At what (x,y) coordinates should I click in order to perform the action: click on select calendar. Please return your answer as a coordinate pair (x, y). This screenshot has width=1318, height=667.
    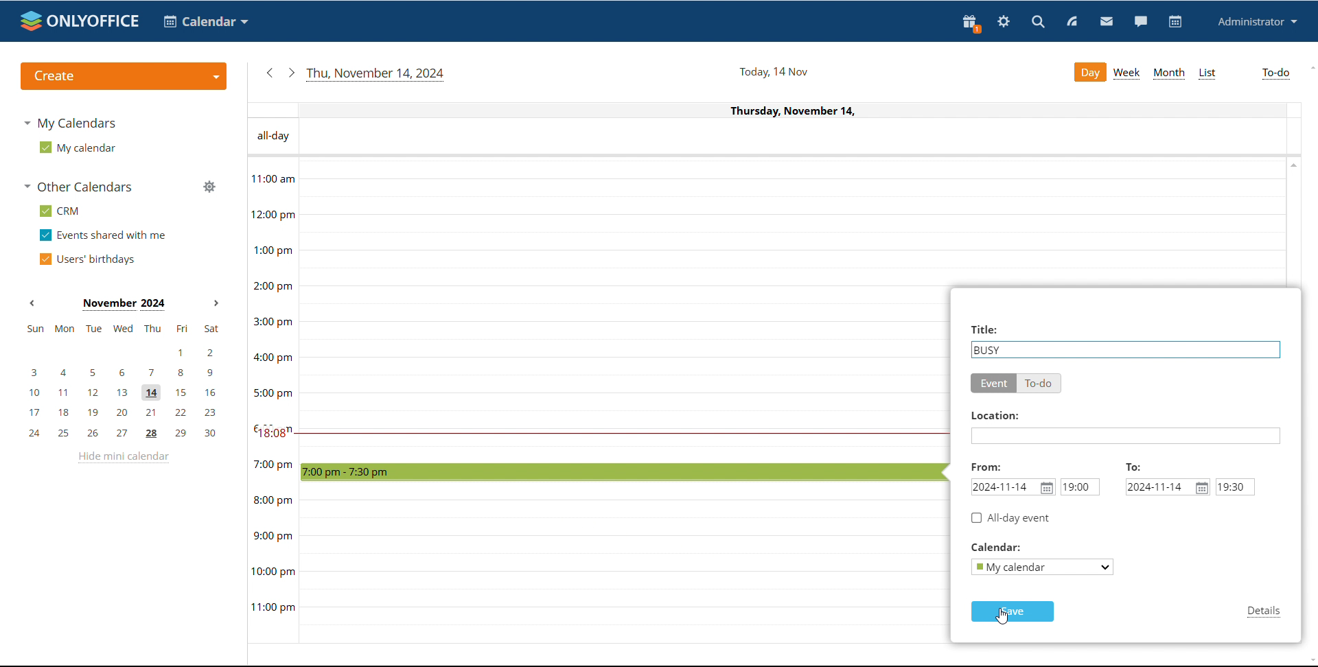
    Looking at the image, I should click on (1043, 567).